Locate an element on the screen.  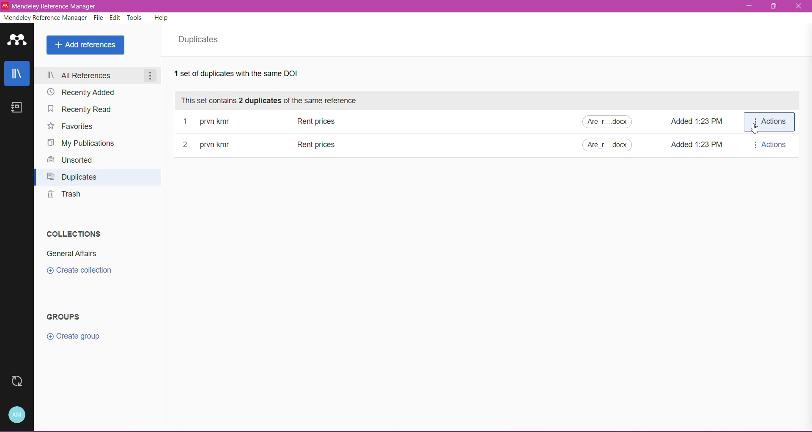
Author names is located at coordinates (236, 121).